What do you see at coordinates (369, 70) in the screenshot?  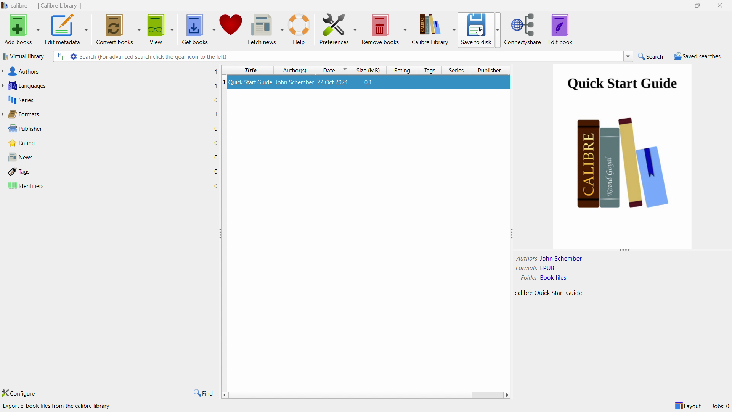 I see `size (MB)` at bounding box center [369, 70].